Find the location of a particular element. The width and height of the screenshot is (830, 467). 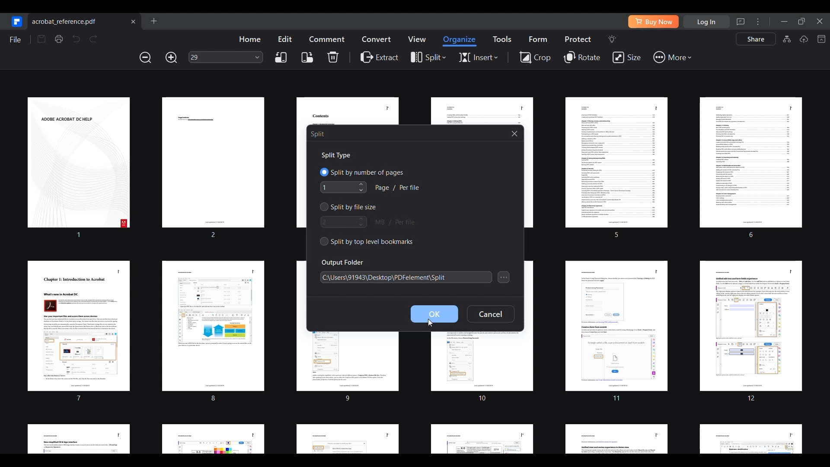

Ok is located at coordinates (434, 314).